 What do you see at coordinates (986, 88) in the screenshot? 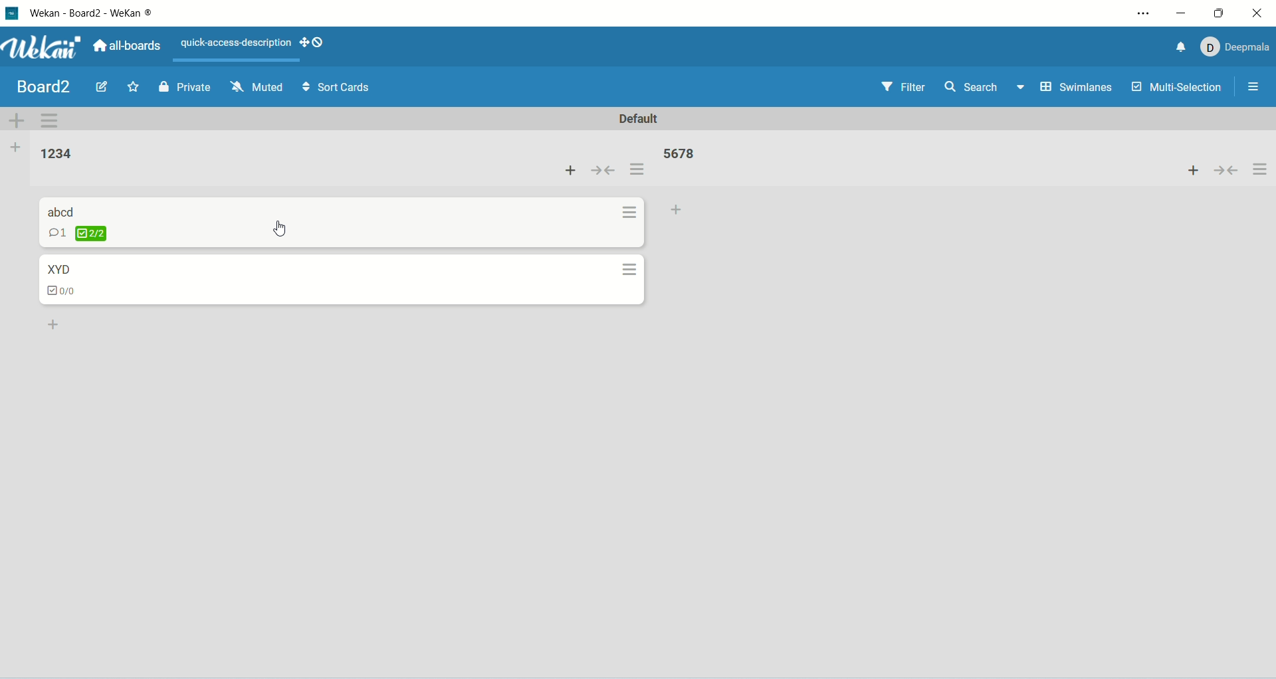
I see `search` at bounding box center [986, 88].